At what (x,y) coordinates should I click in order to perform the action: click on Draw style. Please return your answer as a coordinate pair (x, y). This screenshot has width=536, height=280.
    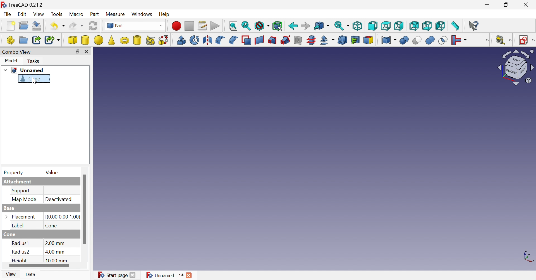
    Looking at the image, I should click on (262, 26).